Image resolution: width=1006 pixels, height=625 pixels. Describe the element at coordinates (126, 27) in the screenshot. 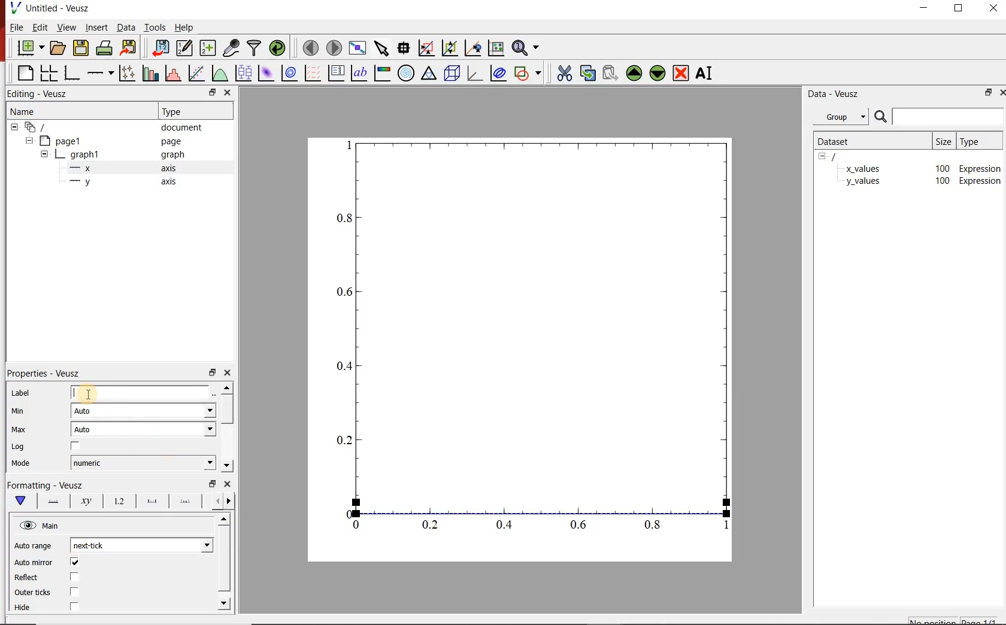

I see `data` at that location.